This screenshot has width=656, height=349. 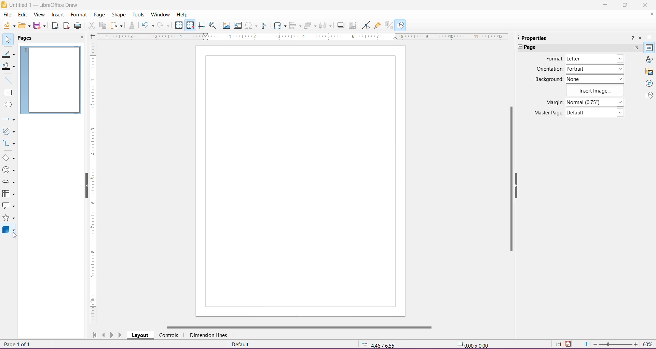 What do you see at coordinates (104, 335) in the screenshot?
I see `Scroll to previous page` at bounding box center [104, 335].